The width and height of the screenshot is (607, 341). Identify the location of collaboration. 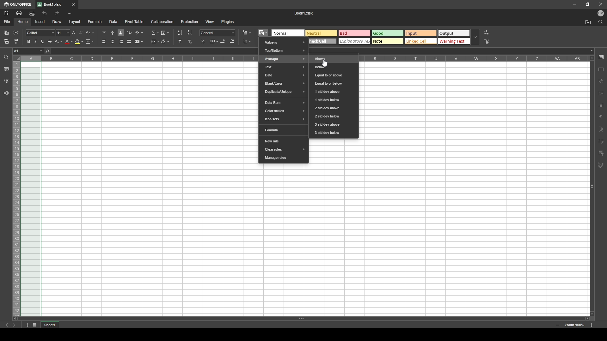
(162, 21).